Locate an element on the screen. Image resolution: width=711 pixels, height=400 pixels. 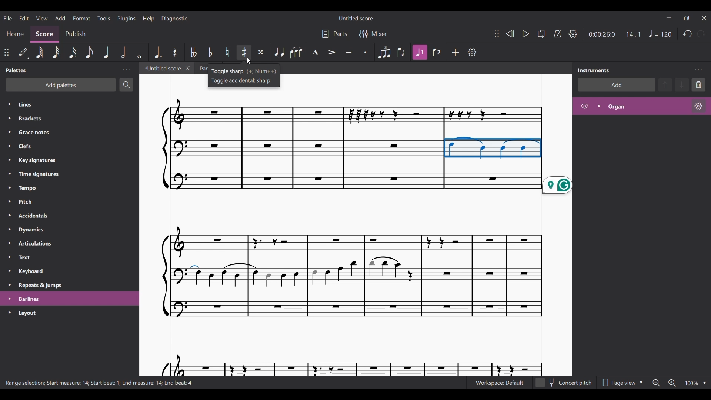
Zoom out is located at coordinates (656, 383).